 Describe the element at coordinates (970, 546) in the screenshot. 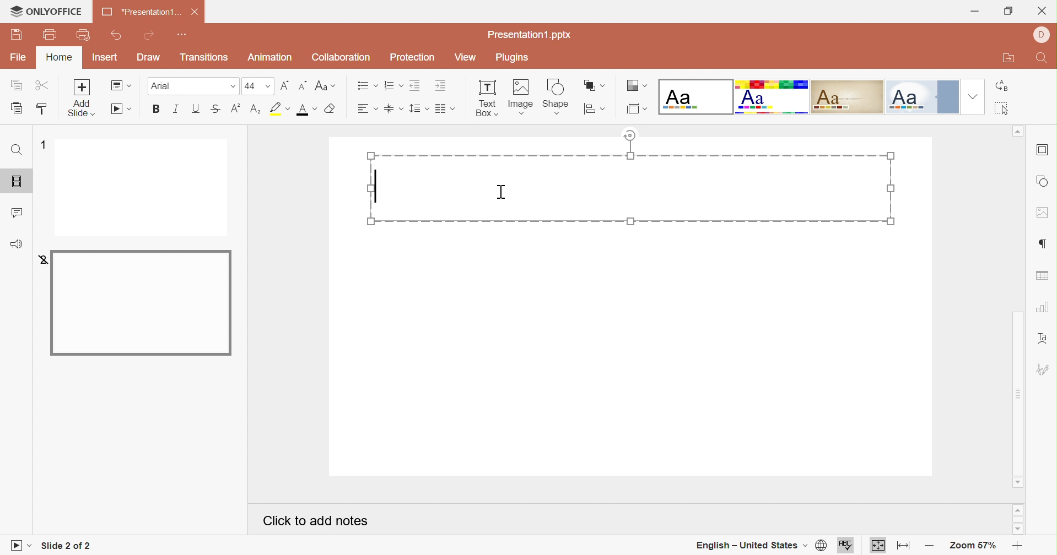

I see `Zoom 57%` at that location.